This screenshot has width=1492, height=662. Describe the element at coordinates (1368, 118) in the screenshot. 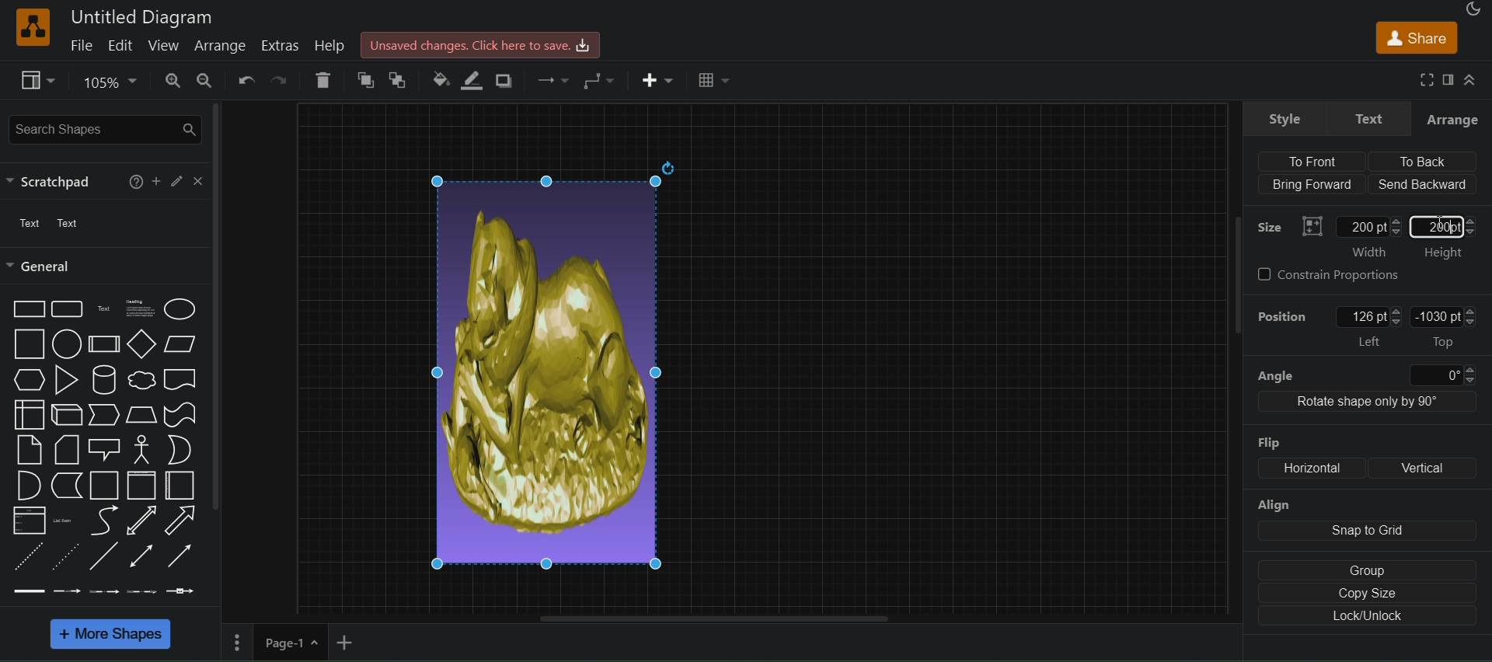

I see `text` at that location.